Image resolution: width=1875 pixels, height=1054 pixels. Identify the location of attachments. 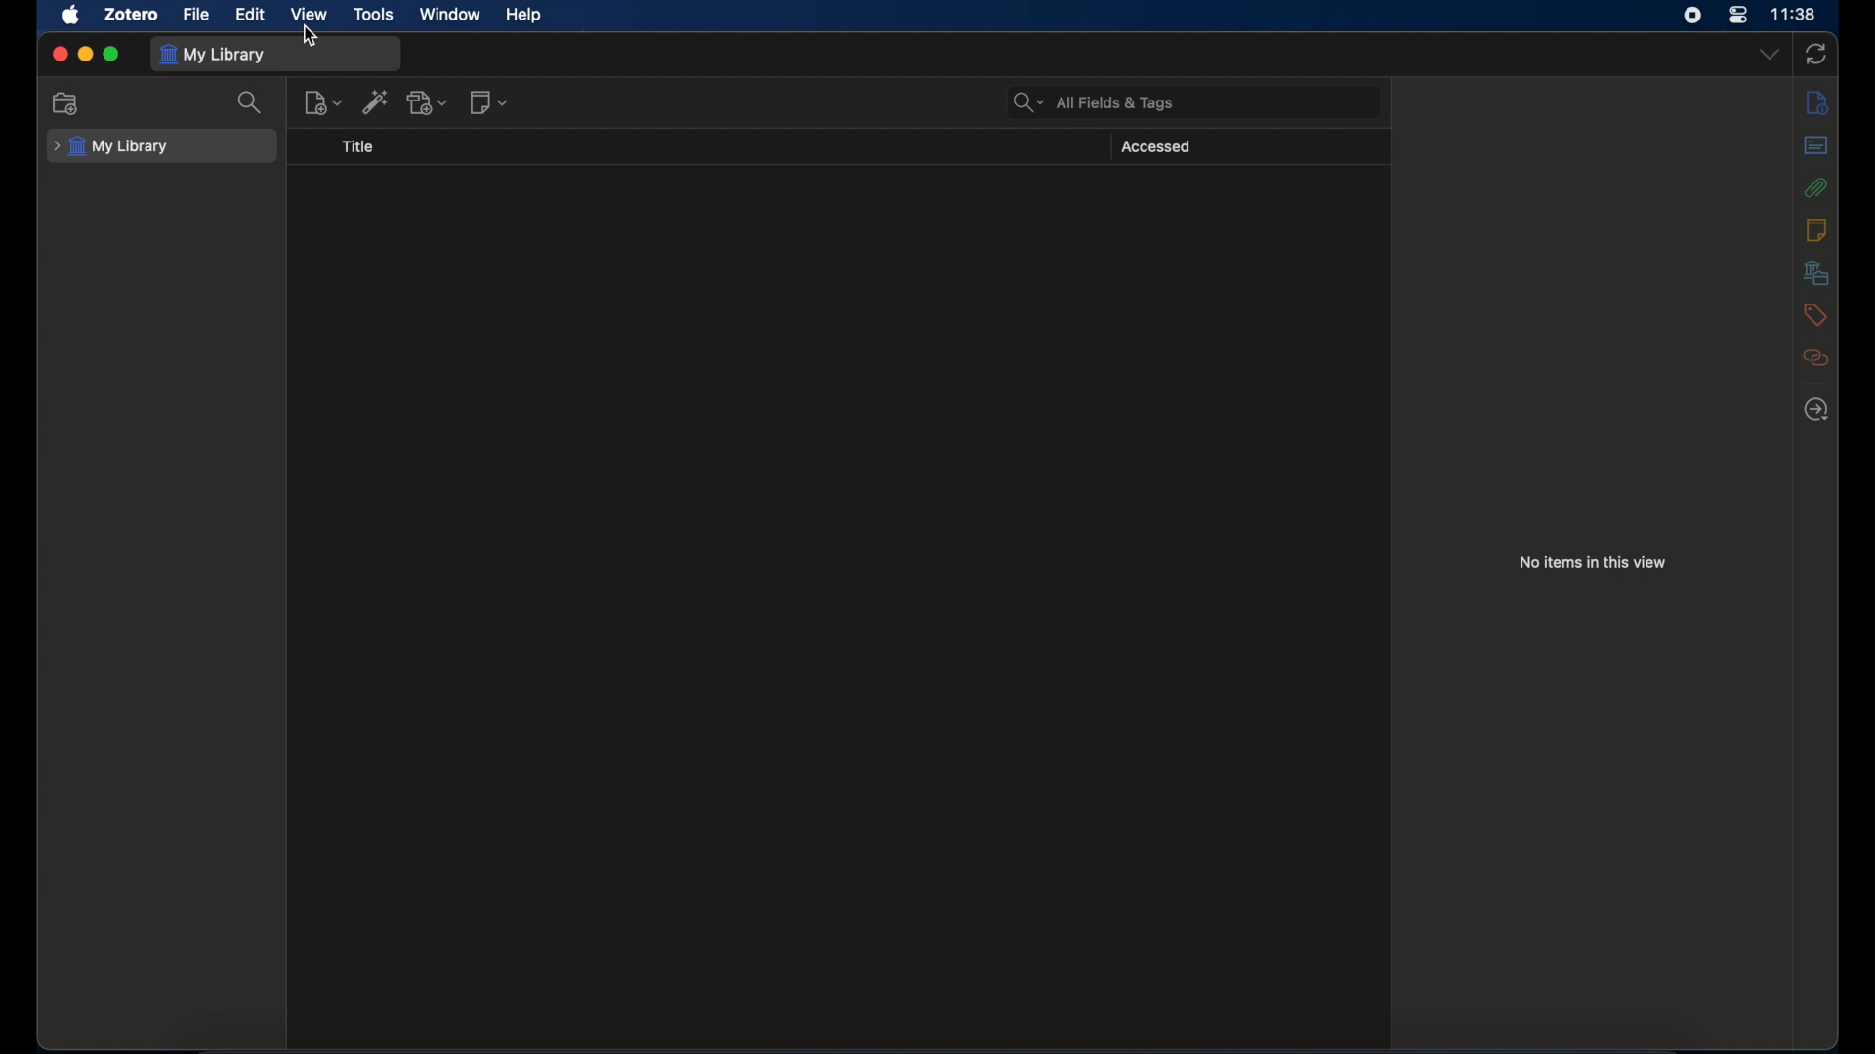
(1816, 187).